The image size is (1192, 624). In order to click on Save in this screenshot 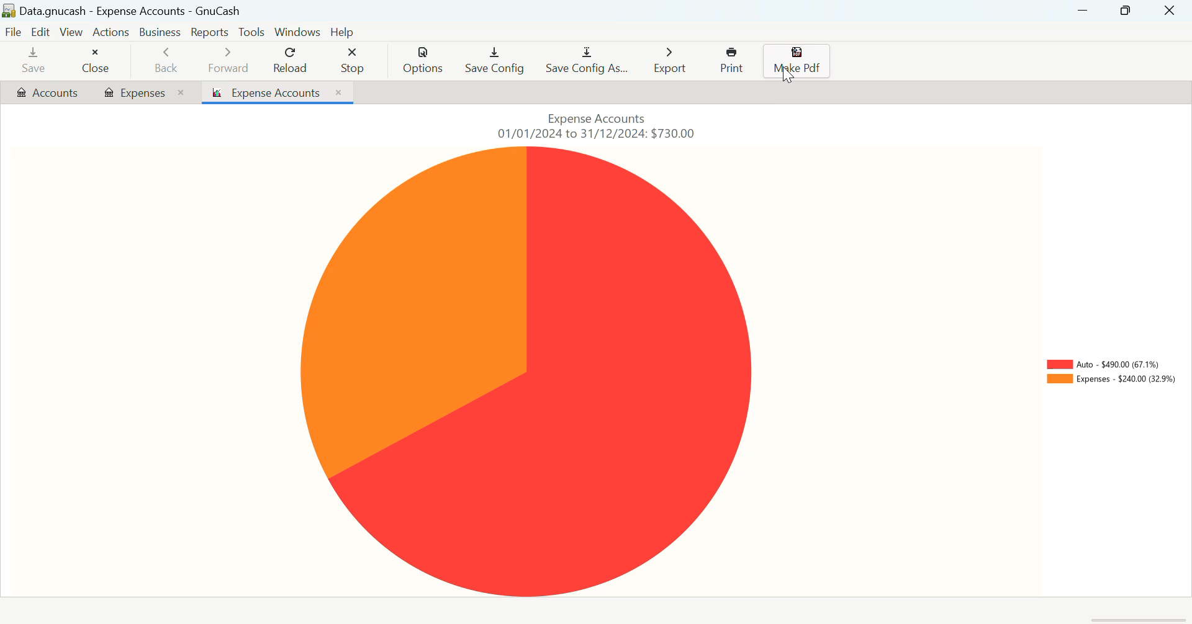, I will do `click(34, 61)`.